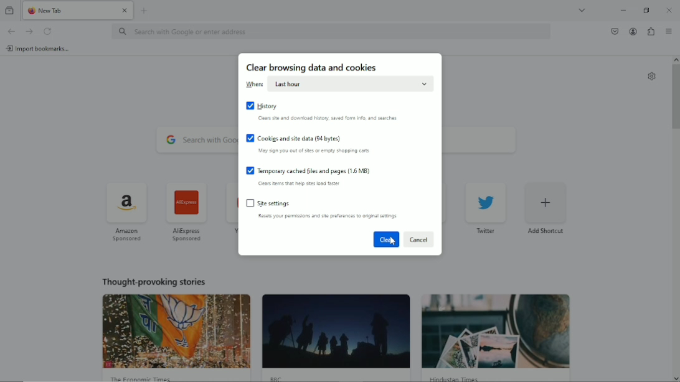 The width and height of the screenshot is (680, 382). What do you see at coordinates (631, 31) in the screenshot?
I see `account` at bounding box center [631, 31].